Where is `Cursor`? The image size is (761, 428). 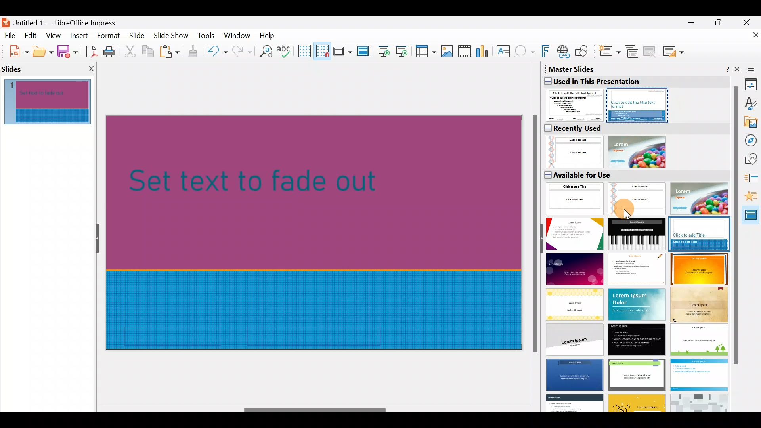
Cursor is located at coordinates (625, 207).